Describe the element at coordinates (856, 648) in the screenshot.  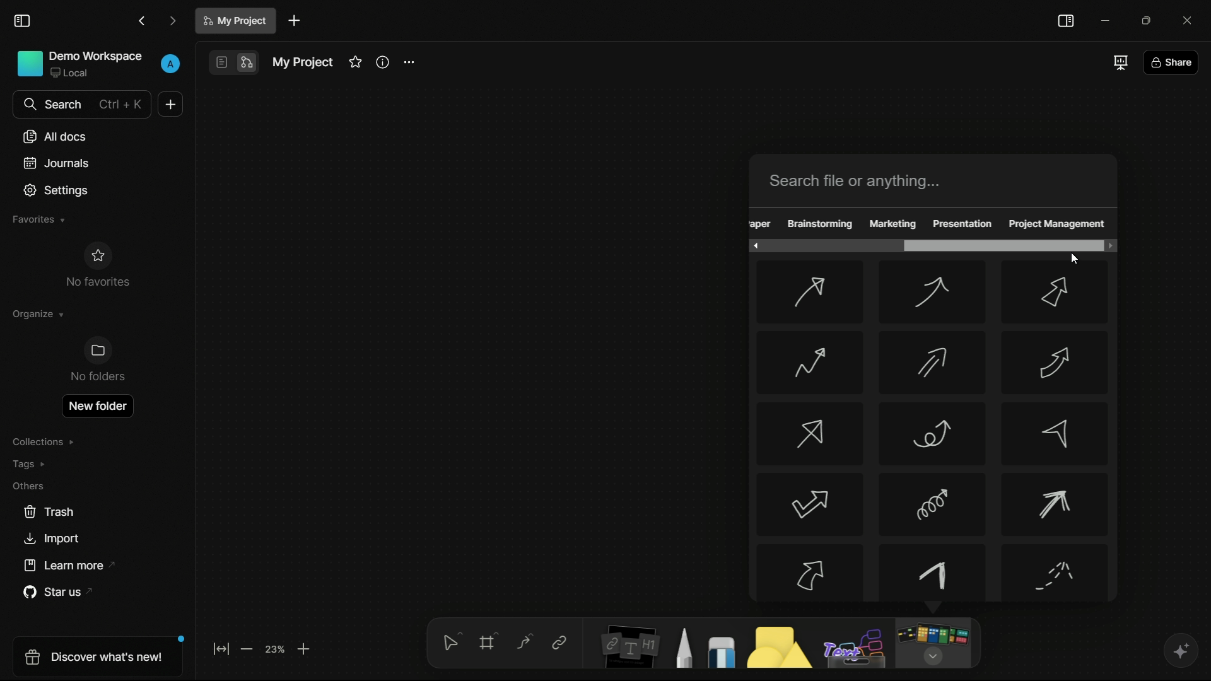
I see `others` at that location.